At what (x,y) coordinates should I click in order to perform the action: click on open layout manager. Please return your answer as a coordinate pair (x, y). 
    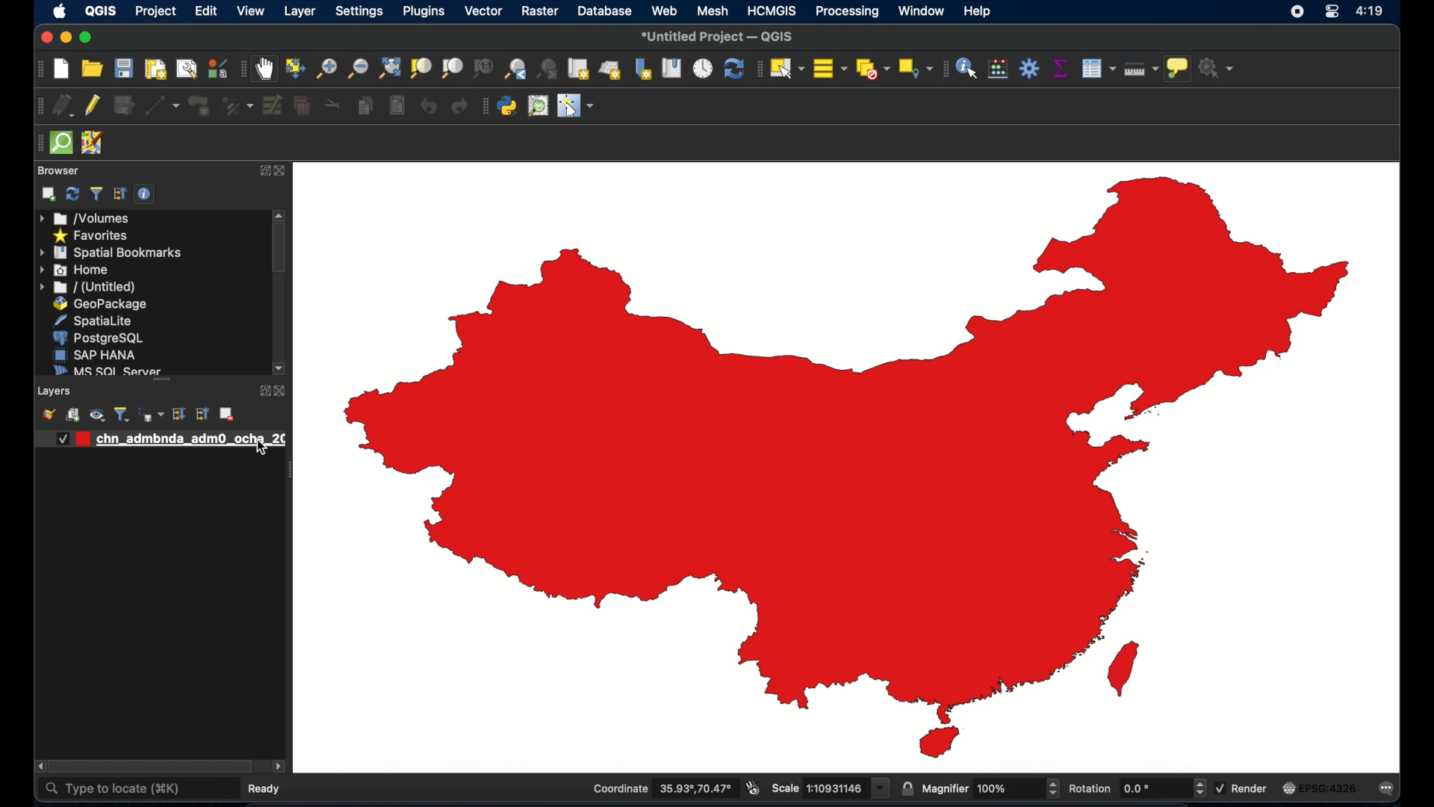
    Looking at the image, I should click on (185, 69).